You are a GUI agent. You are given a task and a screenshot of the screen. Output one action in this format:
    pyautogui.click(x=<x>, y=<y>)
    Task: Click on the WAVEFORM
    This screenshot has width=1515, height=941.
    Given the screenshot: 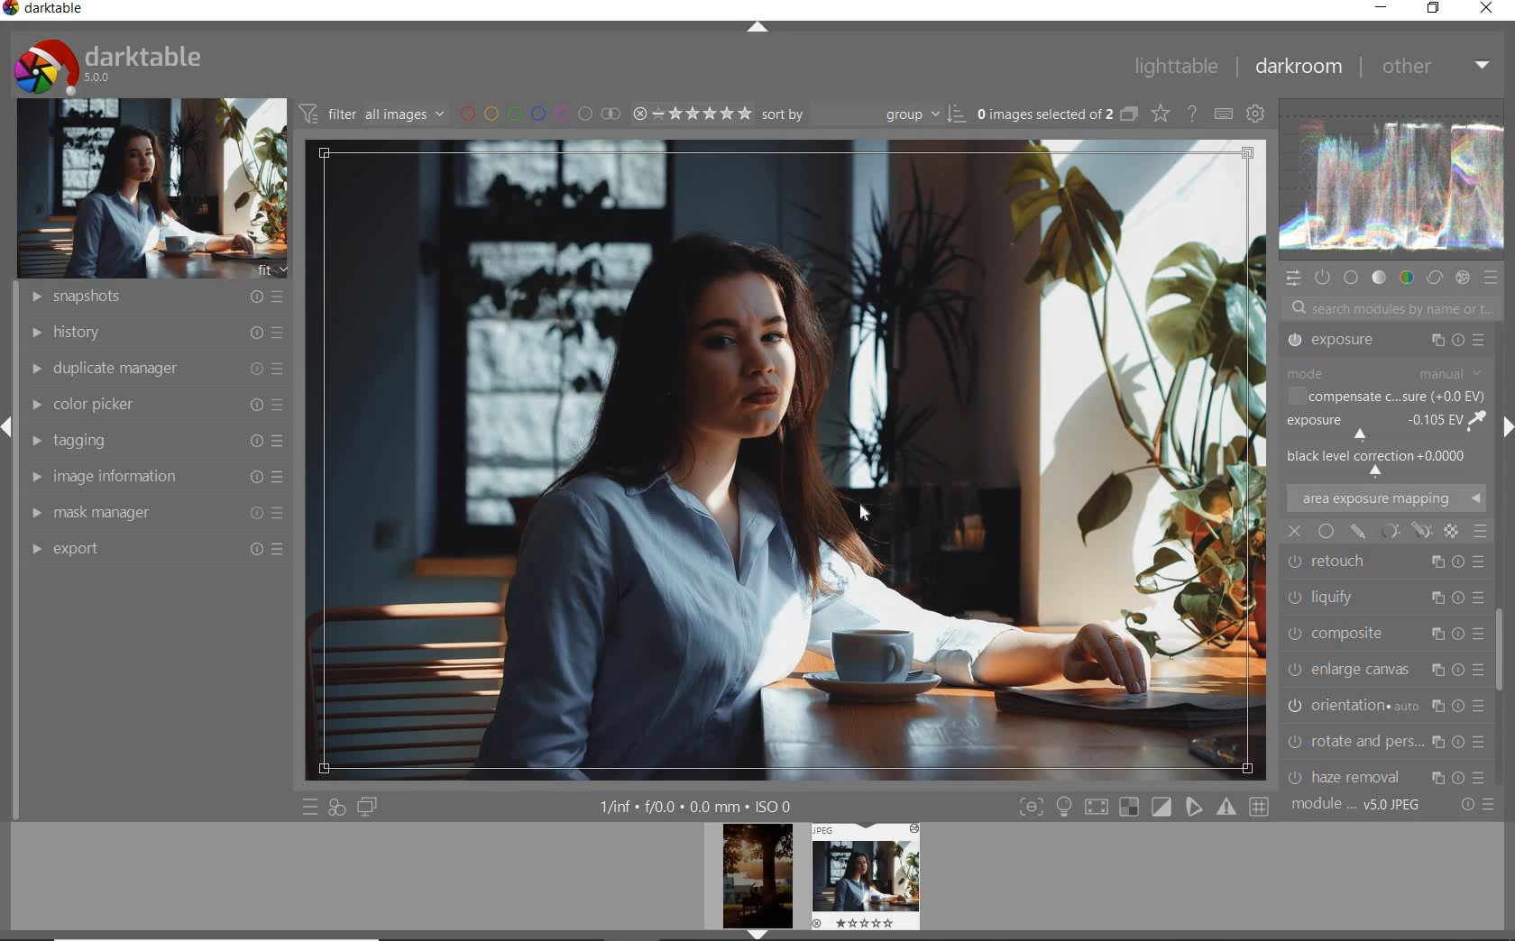 What is the action you would take?
    pyautogui.click(x=1393, y=178)
    